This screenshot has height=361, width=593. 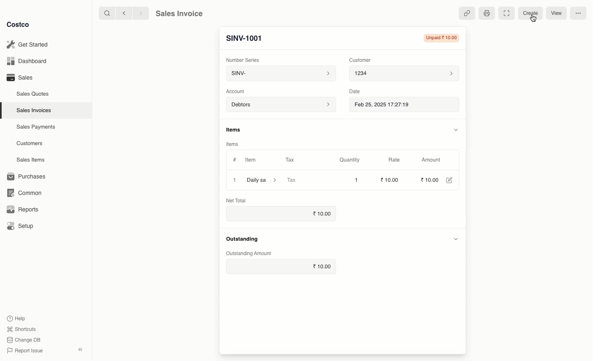 I want to click on Change DB, so click(x=24, y=340).